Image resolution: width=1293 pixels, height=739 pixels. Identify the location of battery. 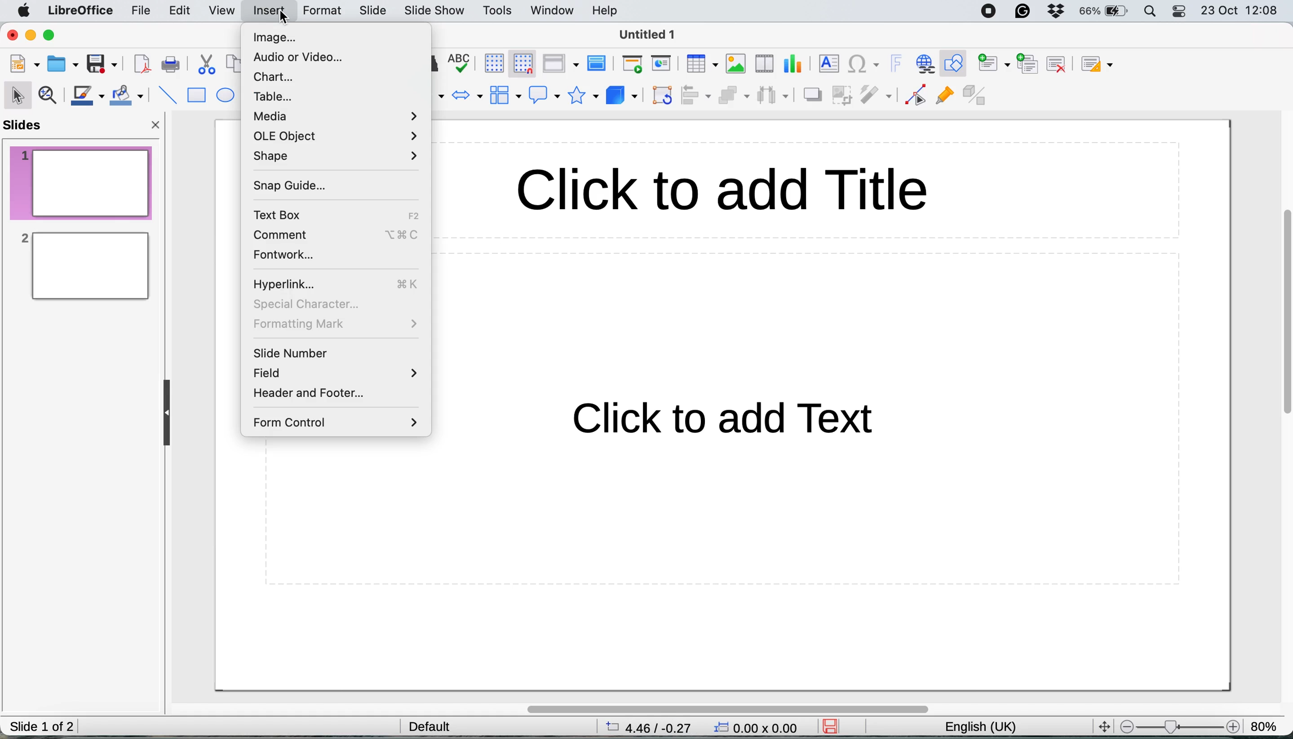
(1104, 11).